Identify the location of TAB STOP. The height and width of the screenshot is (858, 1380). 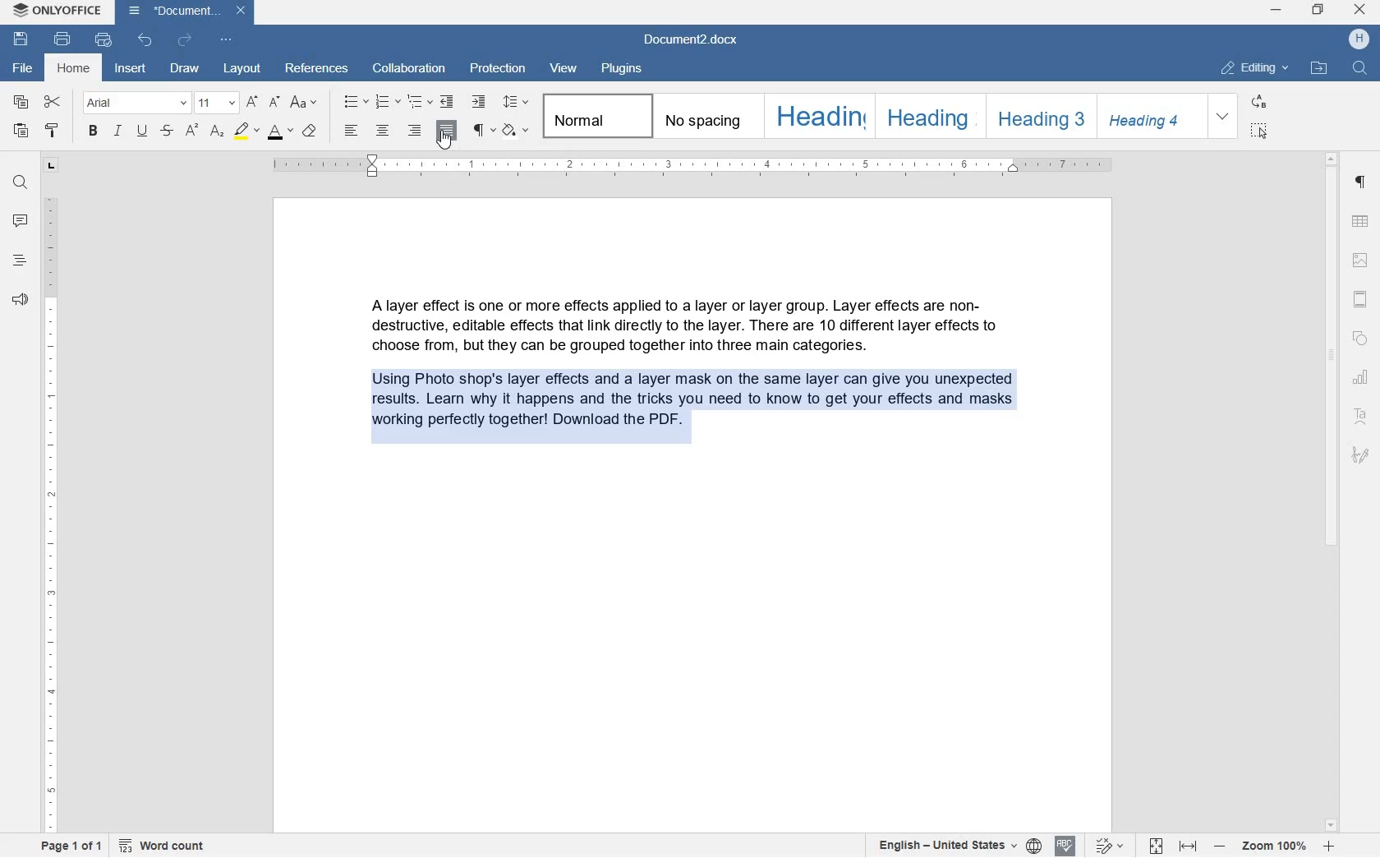
(51, 165).